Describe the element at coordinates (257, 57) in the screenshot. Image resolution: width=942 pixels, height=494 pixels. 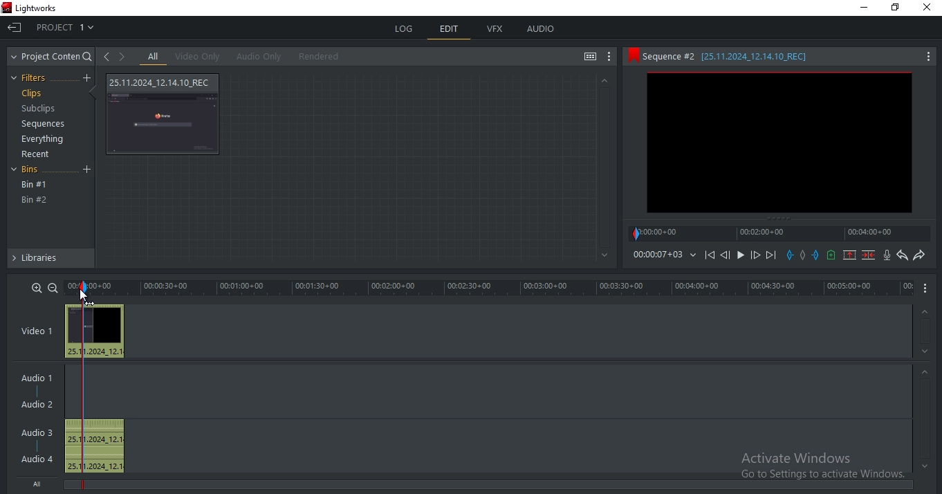
I see `audio only` at that location.